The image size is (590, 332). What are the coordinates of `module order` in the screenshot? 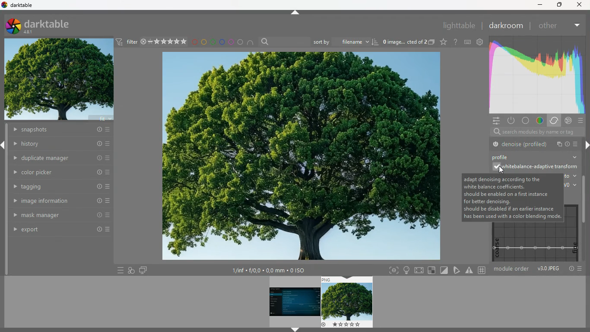 It's located at (512, 270).